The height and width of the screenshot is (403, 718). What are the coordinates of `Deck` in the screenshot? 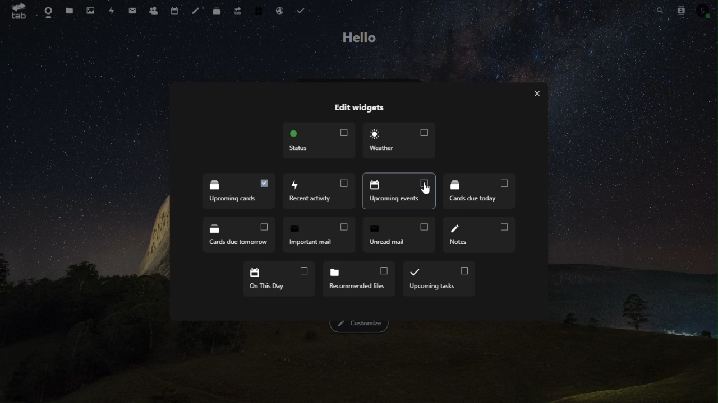 It's located at (218, 9).